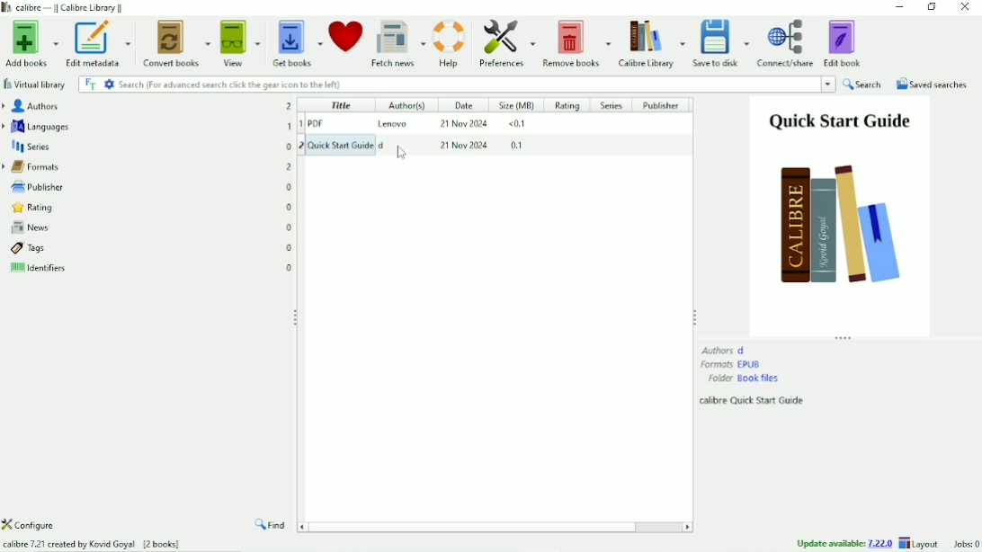  I want to click on PDF, so click(335, 124).